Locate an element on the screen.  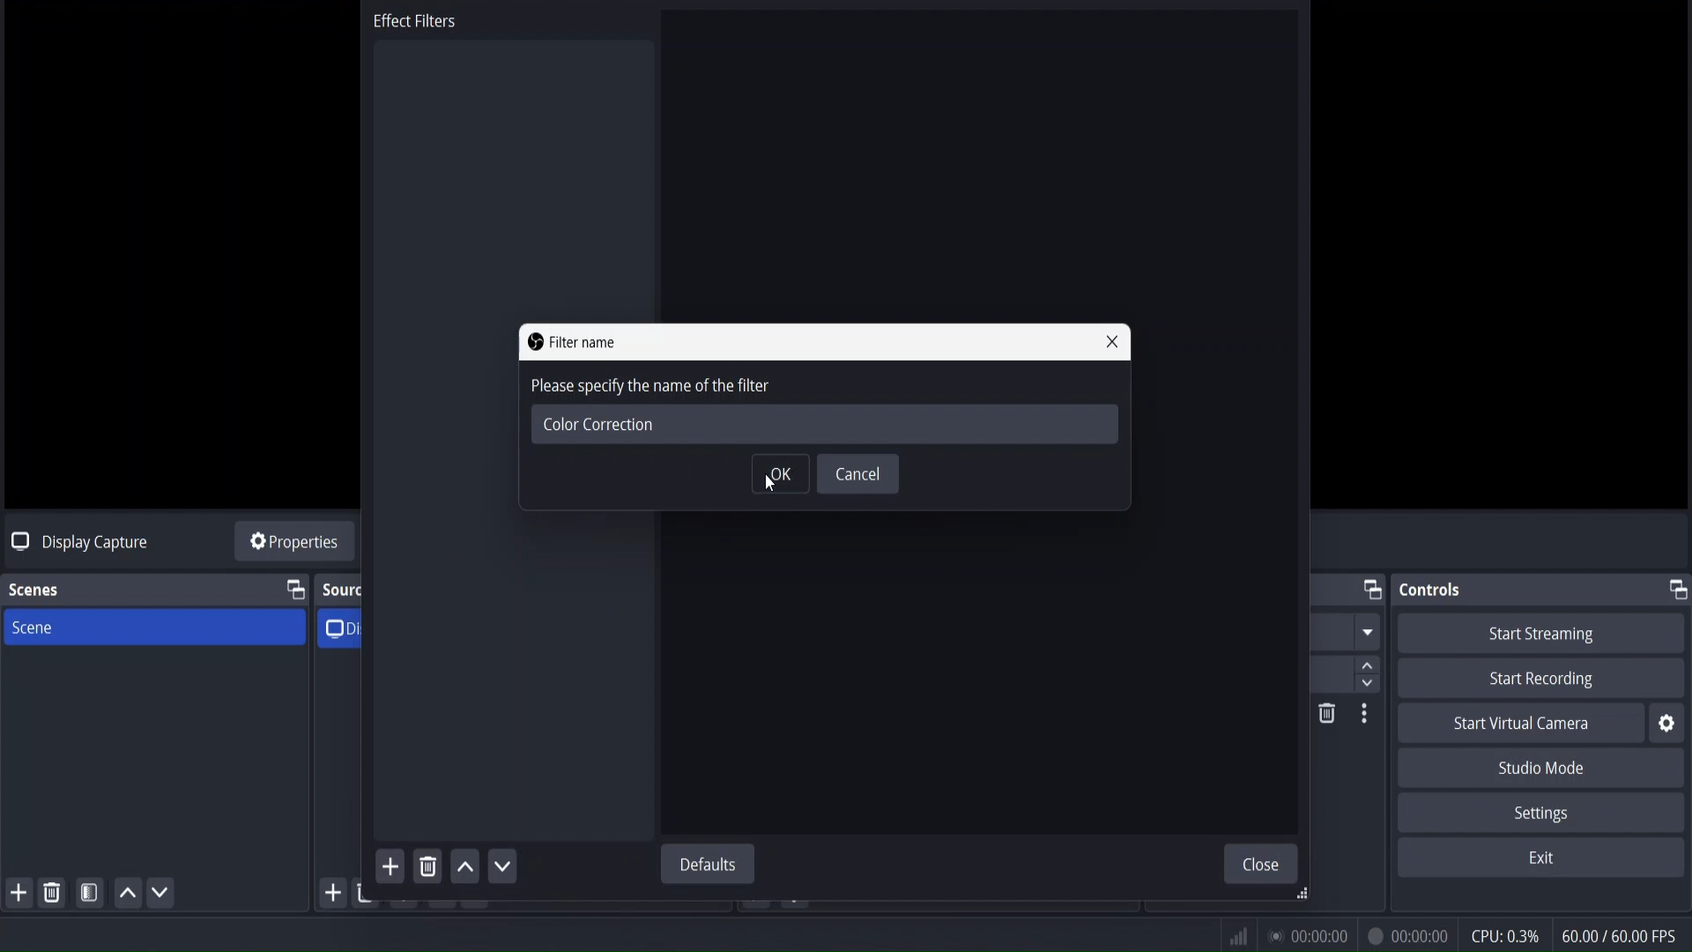
UP is located at coordinates (124, 897).